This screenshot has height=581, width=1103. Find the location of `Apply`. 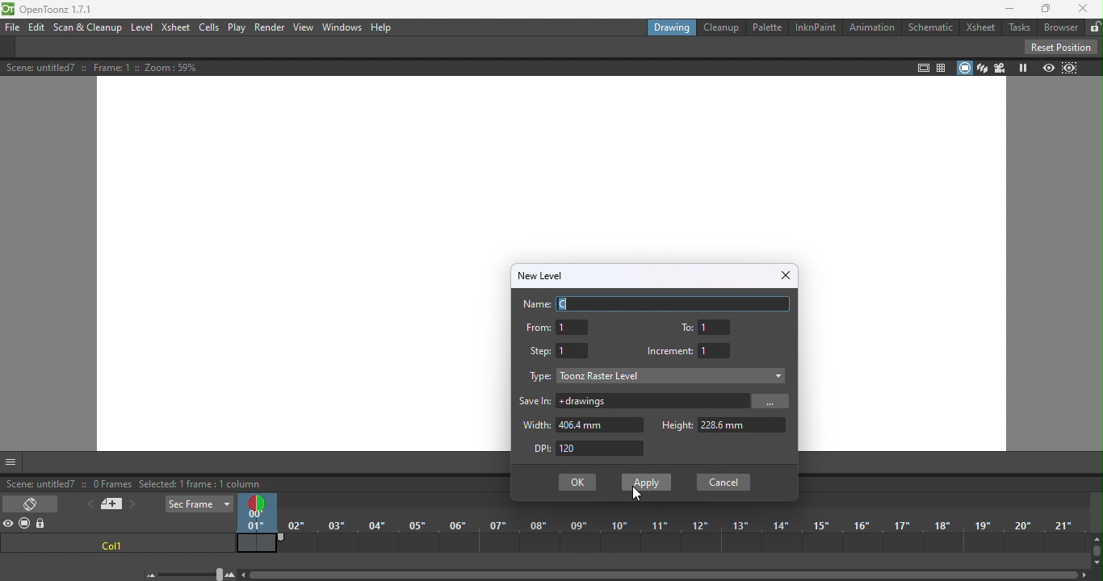

Apply is located at coordinates (645, 480).